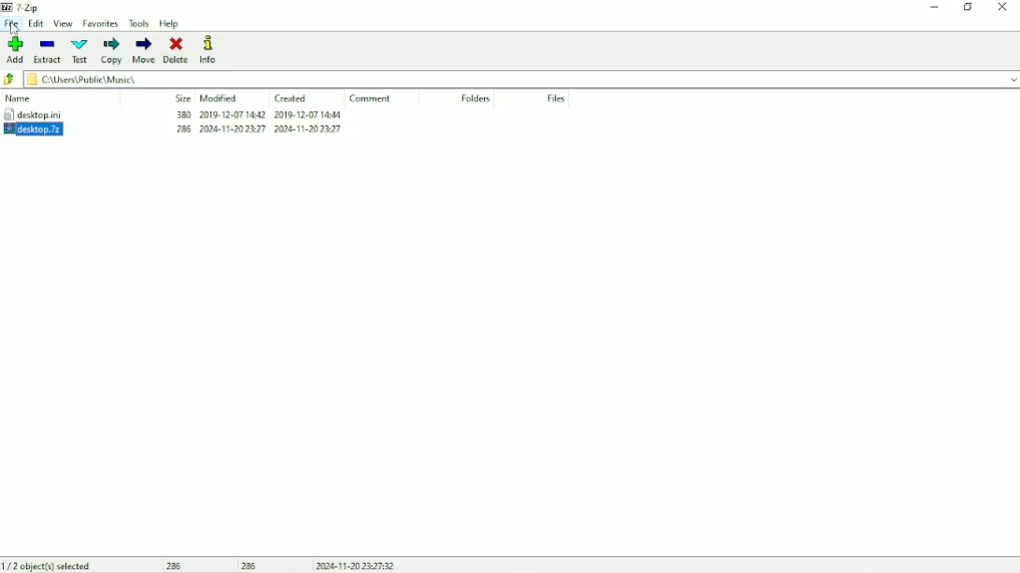  Describe the element at coordinates (176, 566) in the screenshot. I see `286` at that location.